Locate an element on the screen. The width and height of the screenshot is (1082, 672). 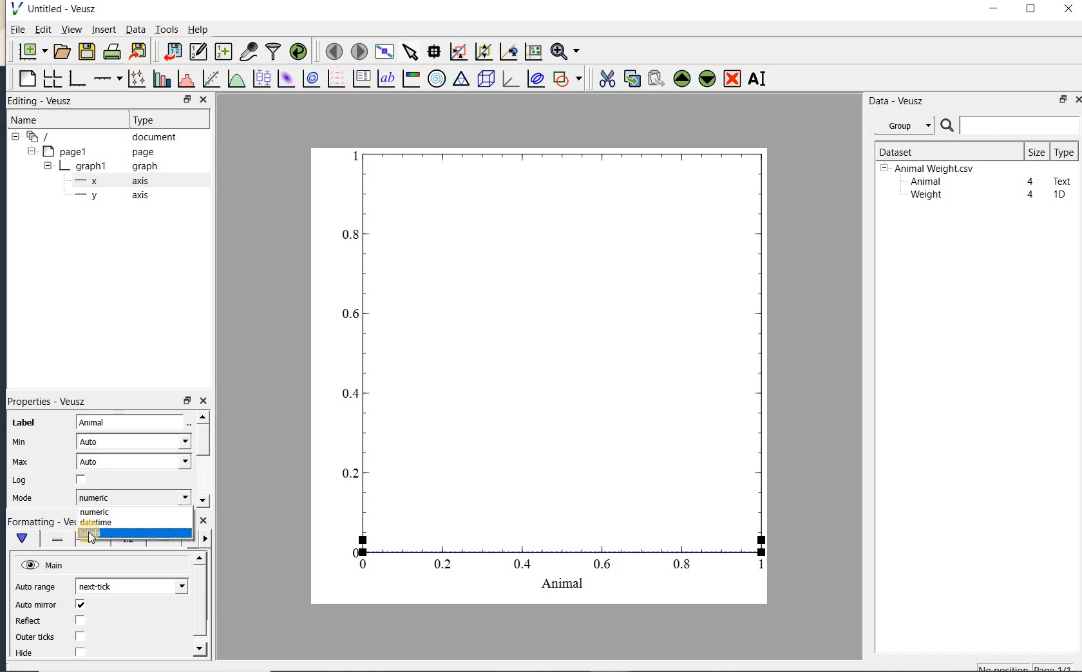
capture remote data is located at coordinates (249, 51).